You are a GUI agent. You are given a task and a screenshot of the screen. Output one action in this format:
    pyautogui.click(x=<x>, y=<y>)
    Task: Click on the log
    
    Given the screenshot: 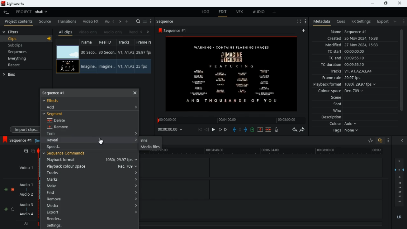 What is the action you would take?
    pyautogui.click(x=207, y=12)
    